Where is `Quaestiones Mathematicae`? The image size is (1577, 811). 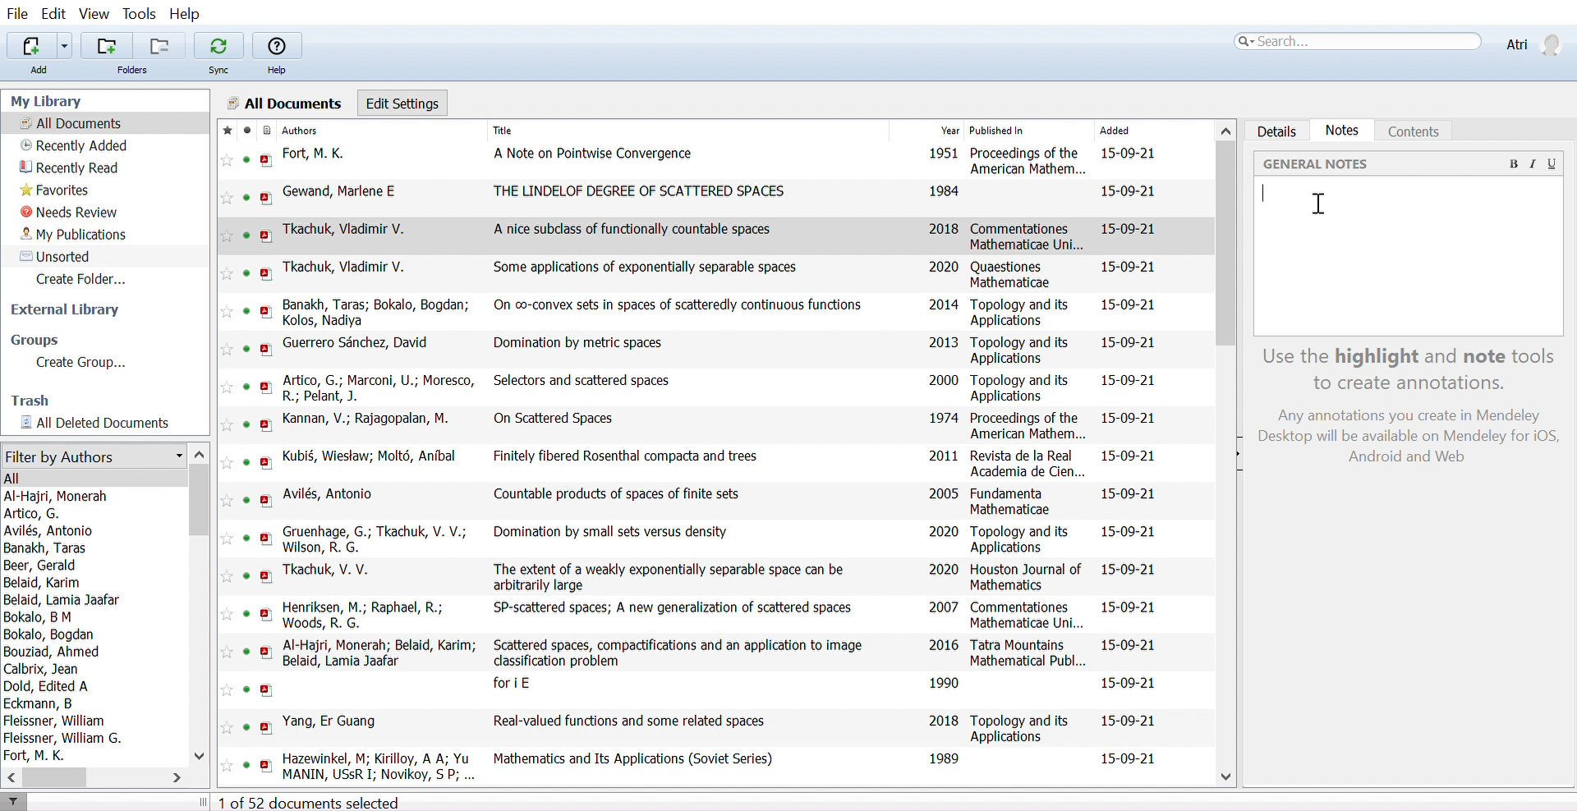
Quaestiones Mathematicae is located at coordinates (1017, 274).